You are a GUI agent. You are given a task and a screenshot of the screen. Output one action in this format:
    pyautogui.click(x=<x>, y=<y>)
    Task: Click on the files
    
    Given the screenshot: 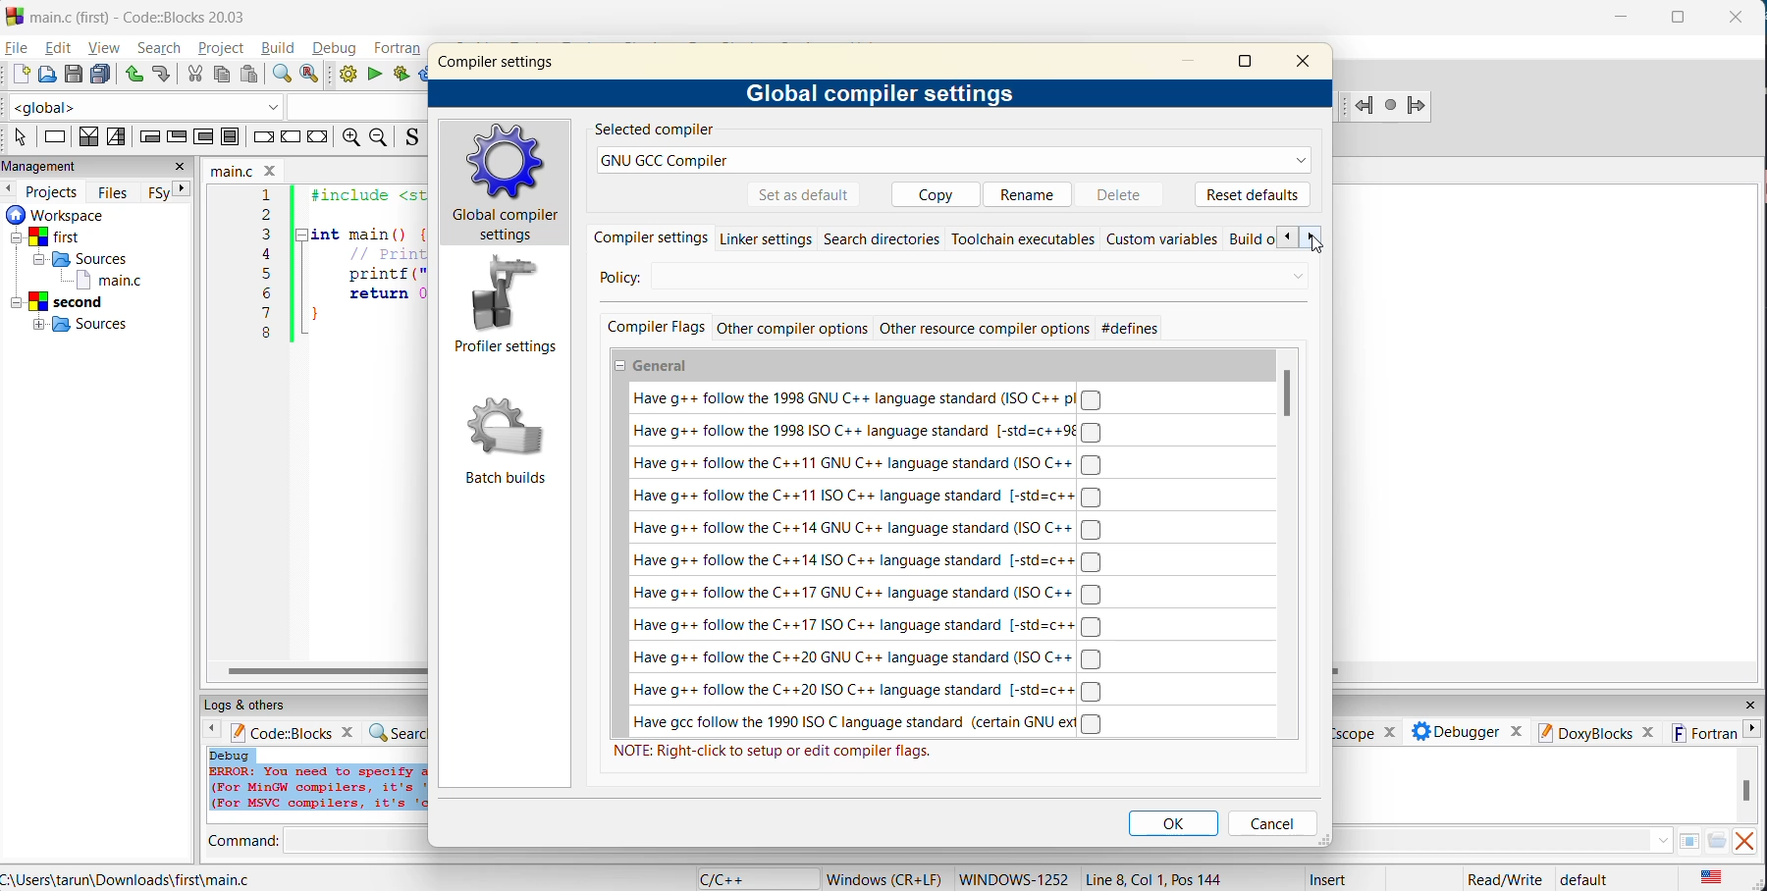 What is the action you would take?
    pyautogui.click(x=117, y=191)
    